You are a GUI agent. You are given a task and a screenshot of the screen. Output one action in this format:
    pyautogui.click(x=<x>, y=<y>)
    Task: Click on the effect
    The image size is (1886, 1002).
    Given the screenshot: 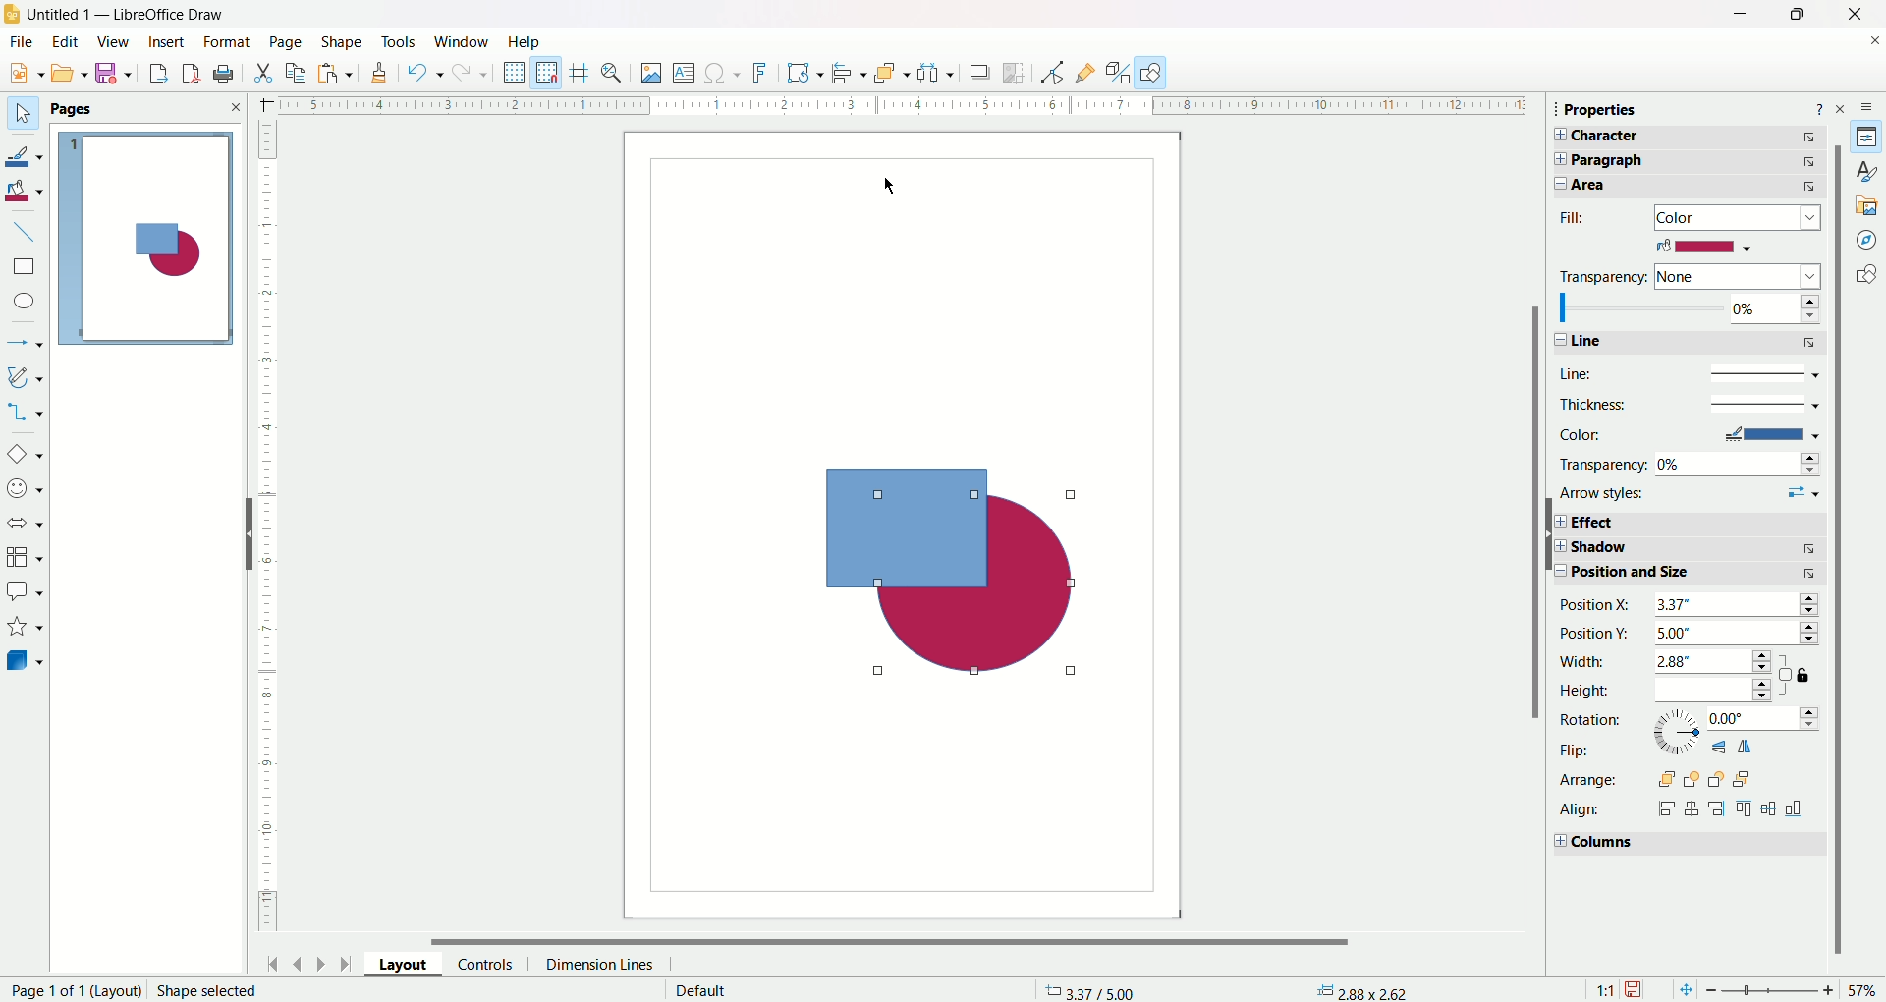 What is the action you would take?
    pyautogui.click(x=1689, y=522)
    